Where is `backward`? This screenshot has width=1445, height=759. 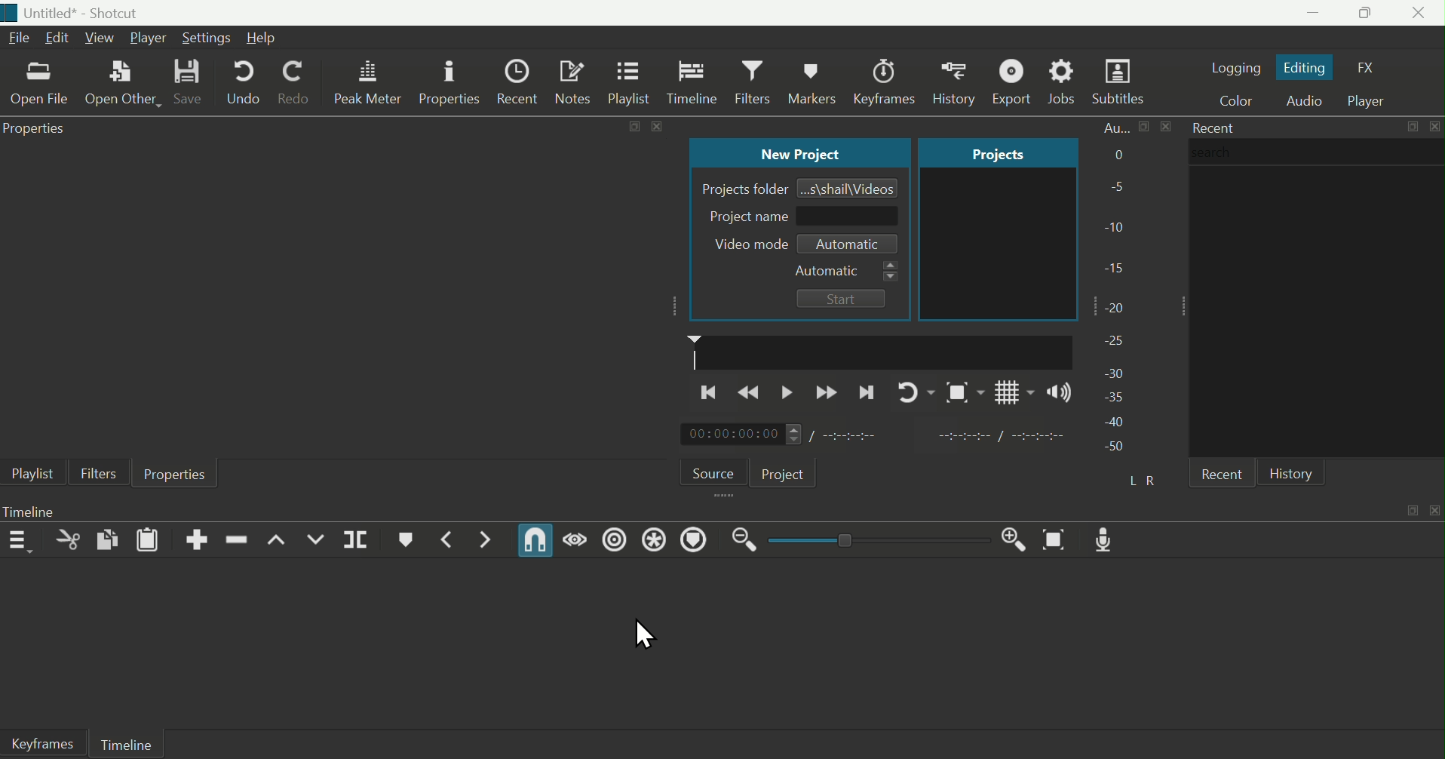
backward is located at coordinates (753, 394).